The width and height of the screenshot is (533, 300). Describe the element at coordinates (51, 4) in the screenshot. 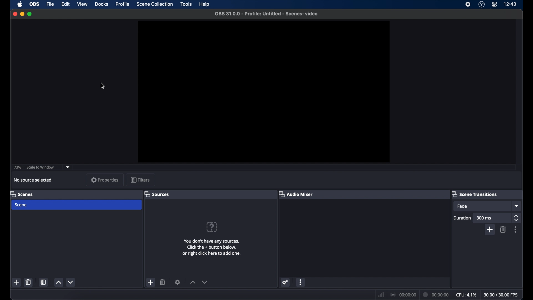

I see `file` at that location.